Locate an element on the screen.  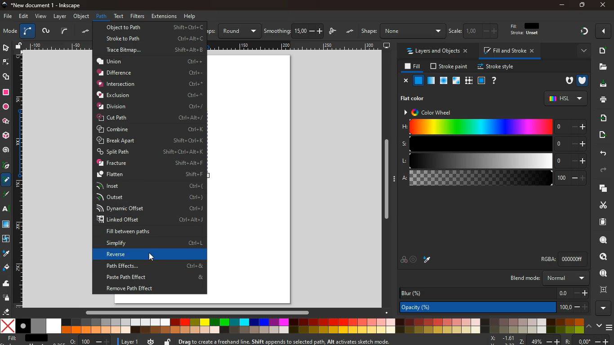
fill and stroke is located at coordinates (510, 50).